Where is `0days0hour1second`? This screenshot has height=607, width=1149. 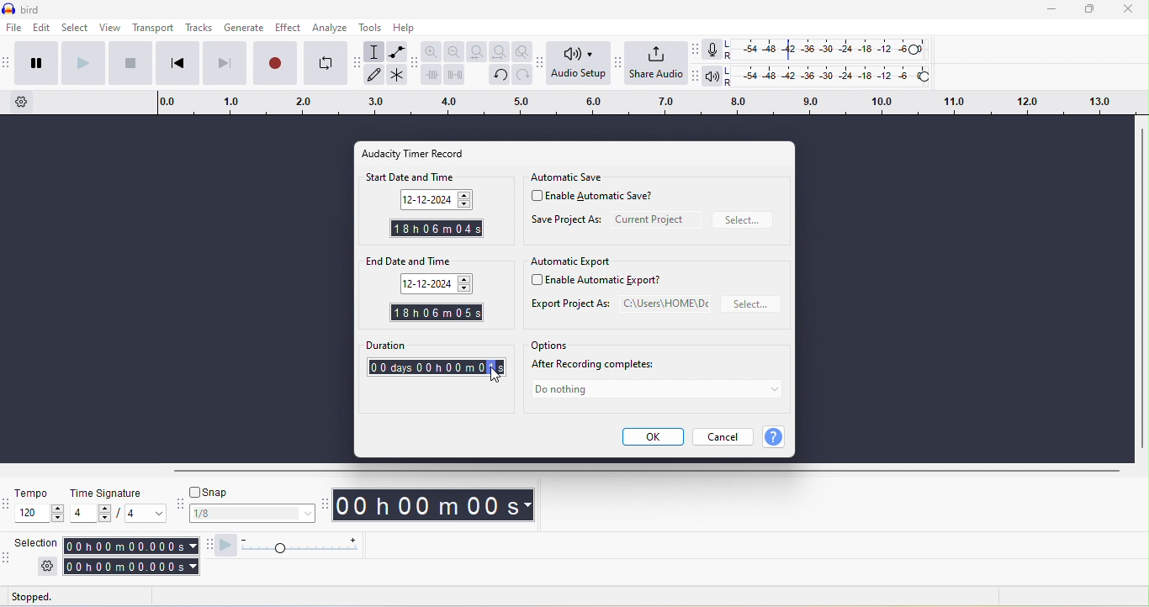 0days0hour1second is located at coordinates (431, 368).